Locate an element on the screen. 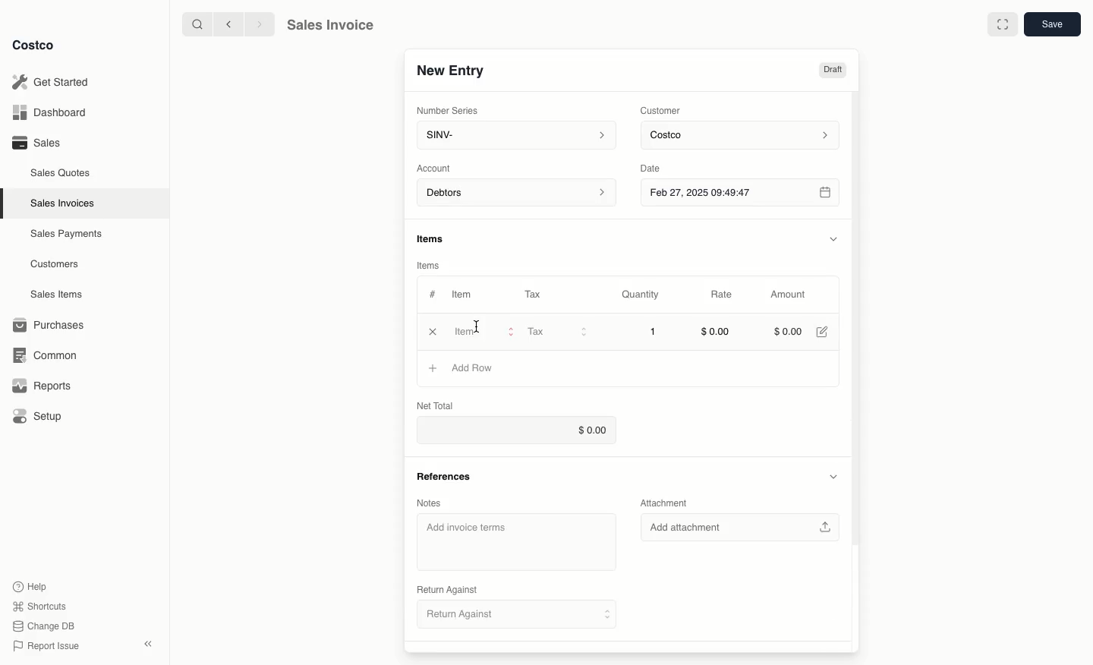 The width and height of the screenshot is (1093, 665). Net Total is located at coordinates (440, 405).